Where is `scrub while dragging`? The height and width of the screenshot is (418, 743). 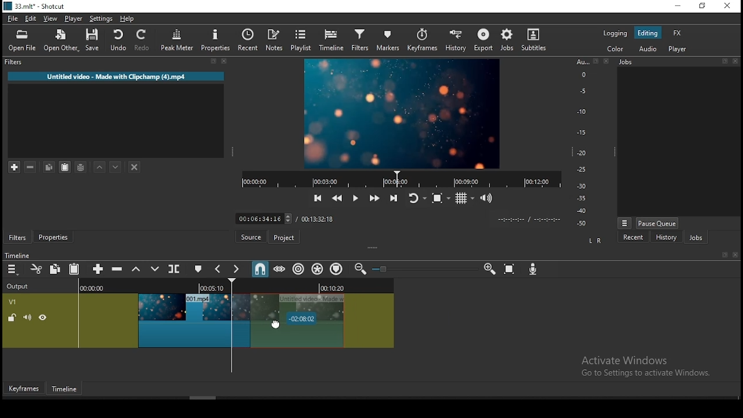
scrub while dragging is located at coordinates (280, 269).